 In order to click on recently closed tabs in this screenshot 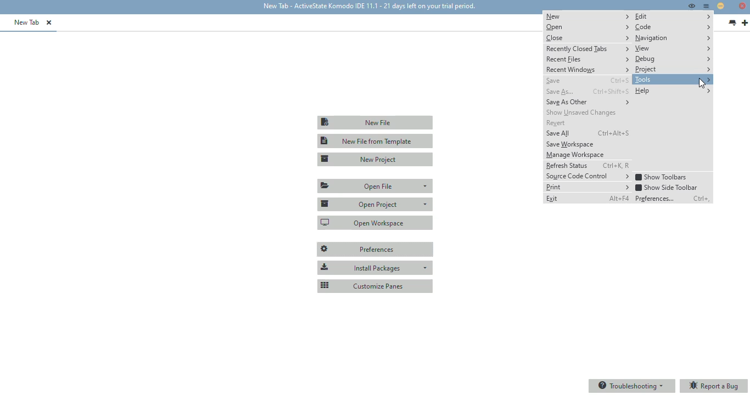, I will do `click(588, 48)`.